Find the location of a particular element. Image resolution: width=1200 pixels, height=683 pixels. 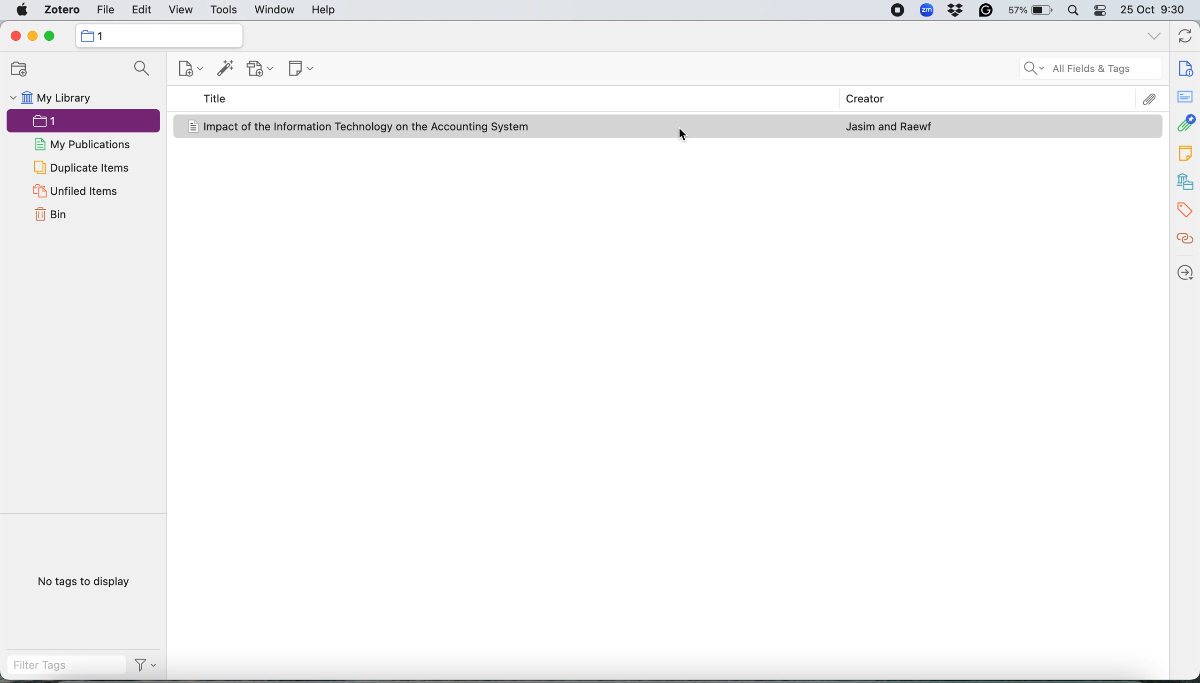

creator is located at coordinates (875, 99).